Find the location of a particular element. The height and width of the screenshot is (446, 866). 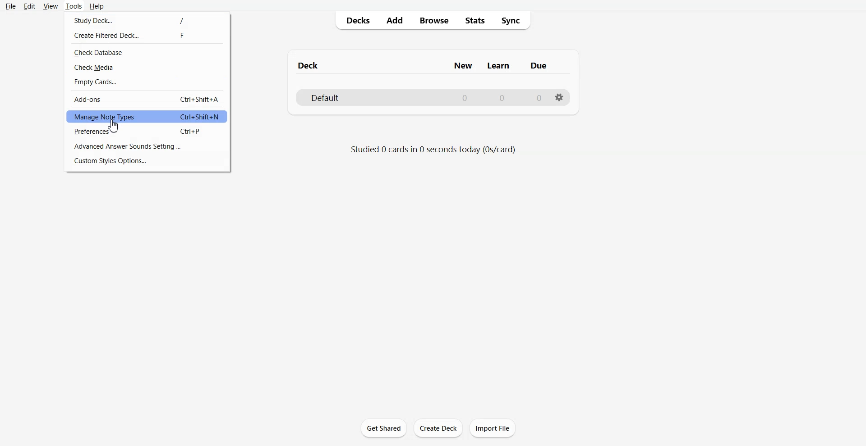

Add is located at coordinates (394, 20).